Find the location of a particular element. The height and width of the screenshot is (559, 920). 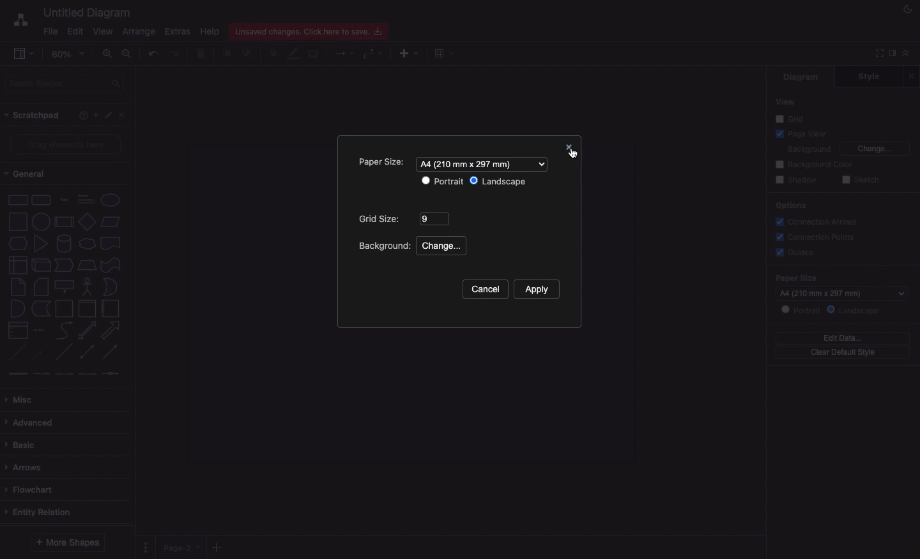

Entity relation is located at coordinates (44, 512).